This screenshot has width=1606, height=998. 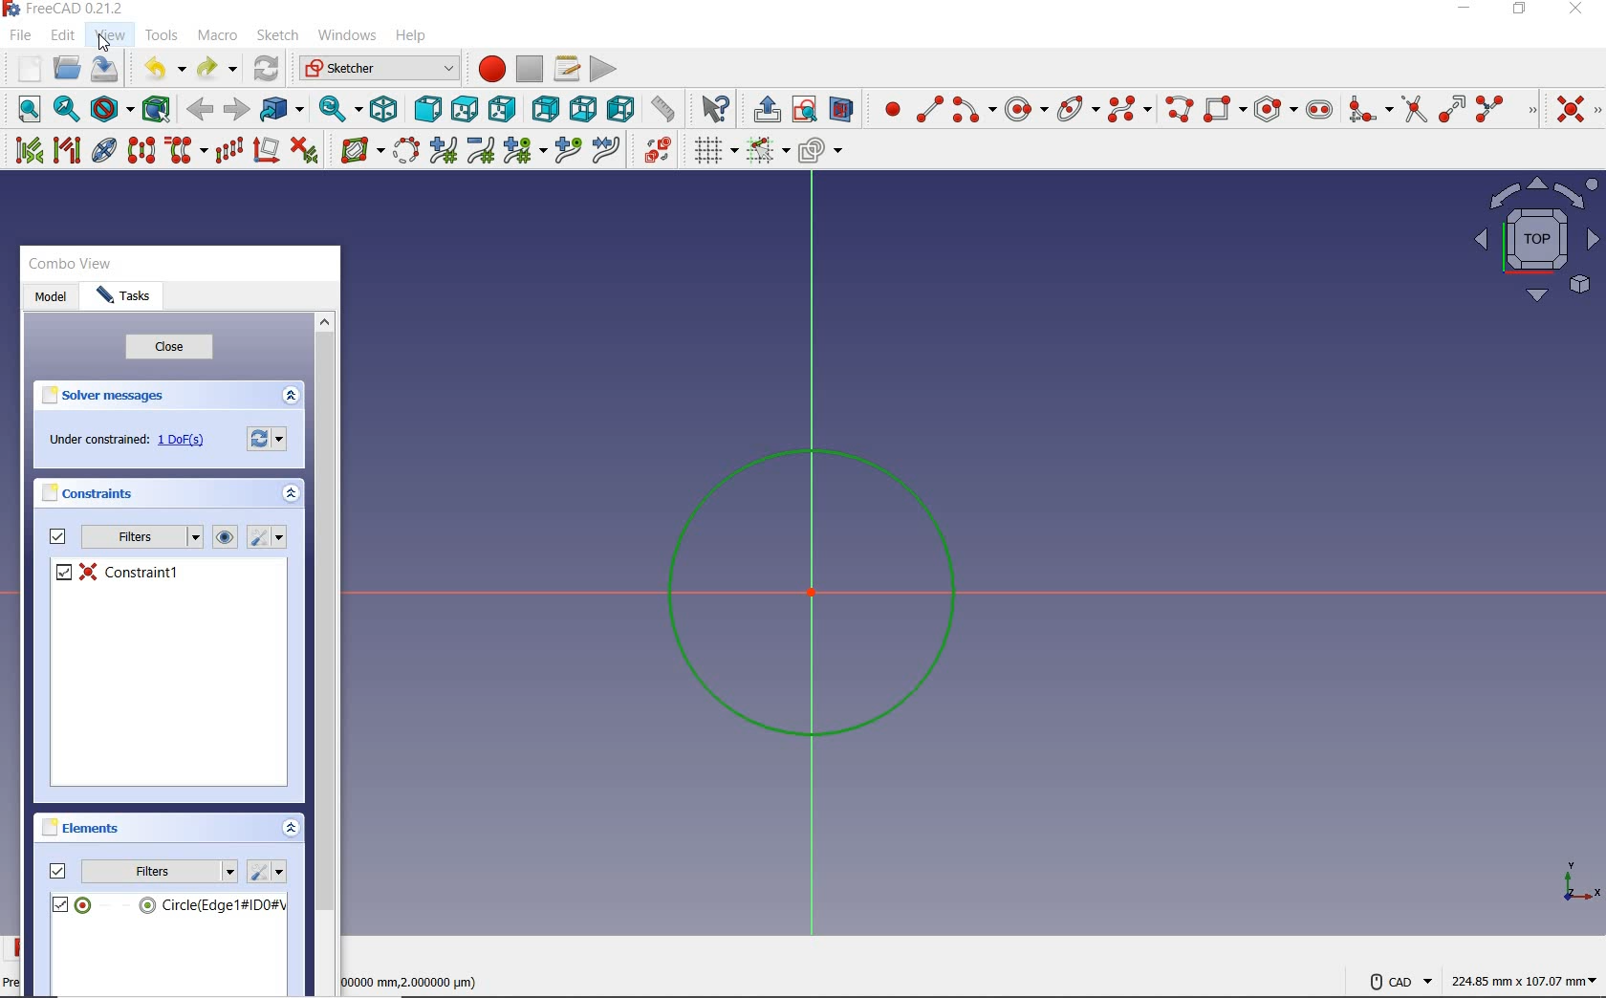 I want to click on left, so click(x=619, y=107).